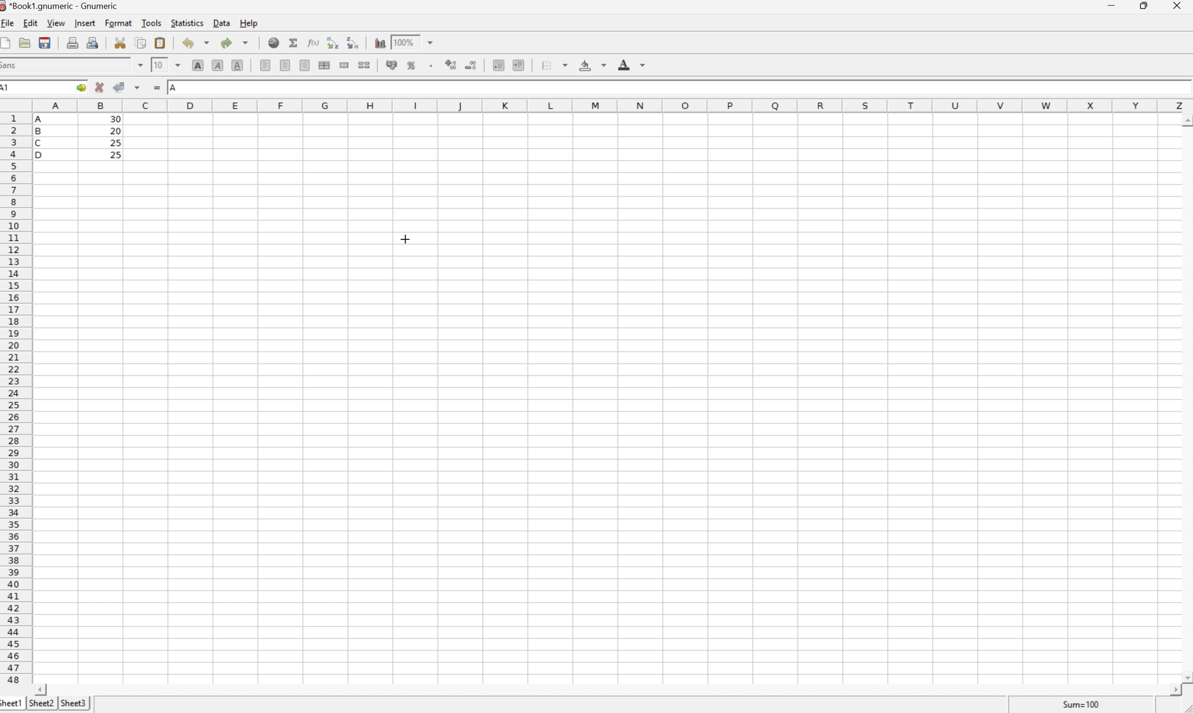 Image resolution: width=1193 pixels, height=713 pixels. Describe the element at coordinates (498, 66) in the screenshot. I see `Decrease indent, and align the contents to the left` at that location.